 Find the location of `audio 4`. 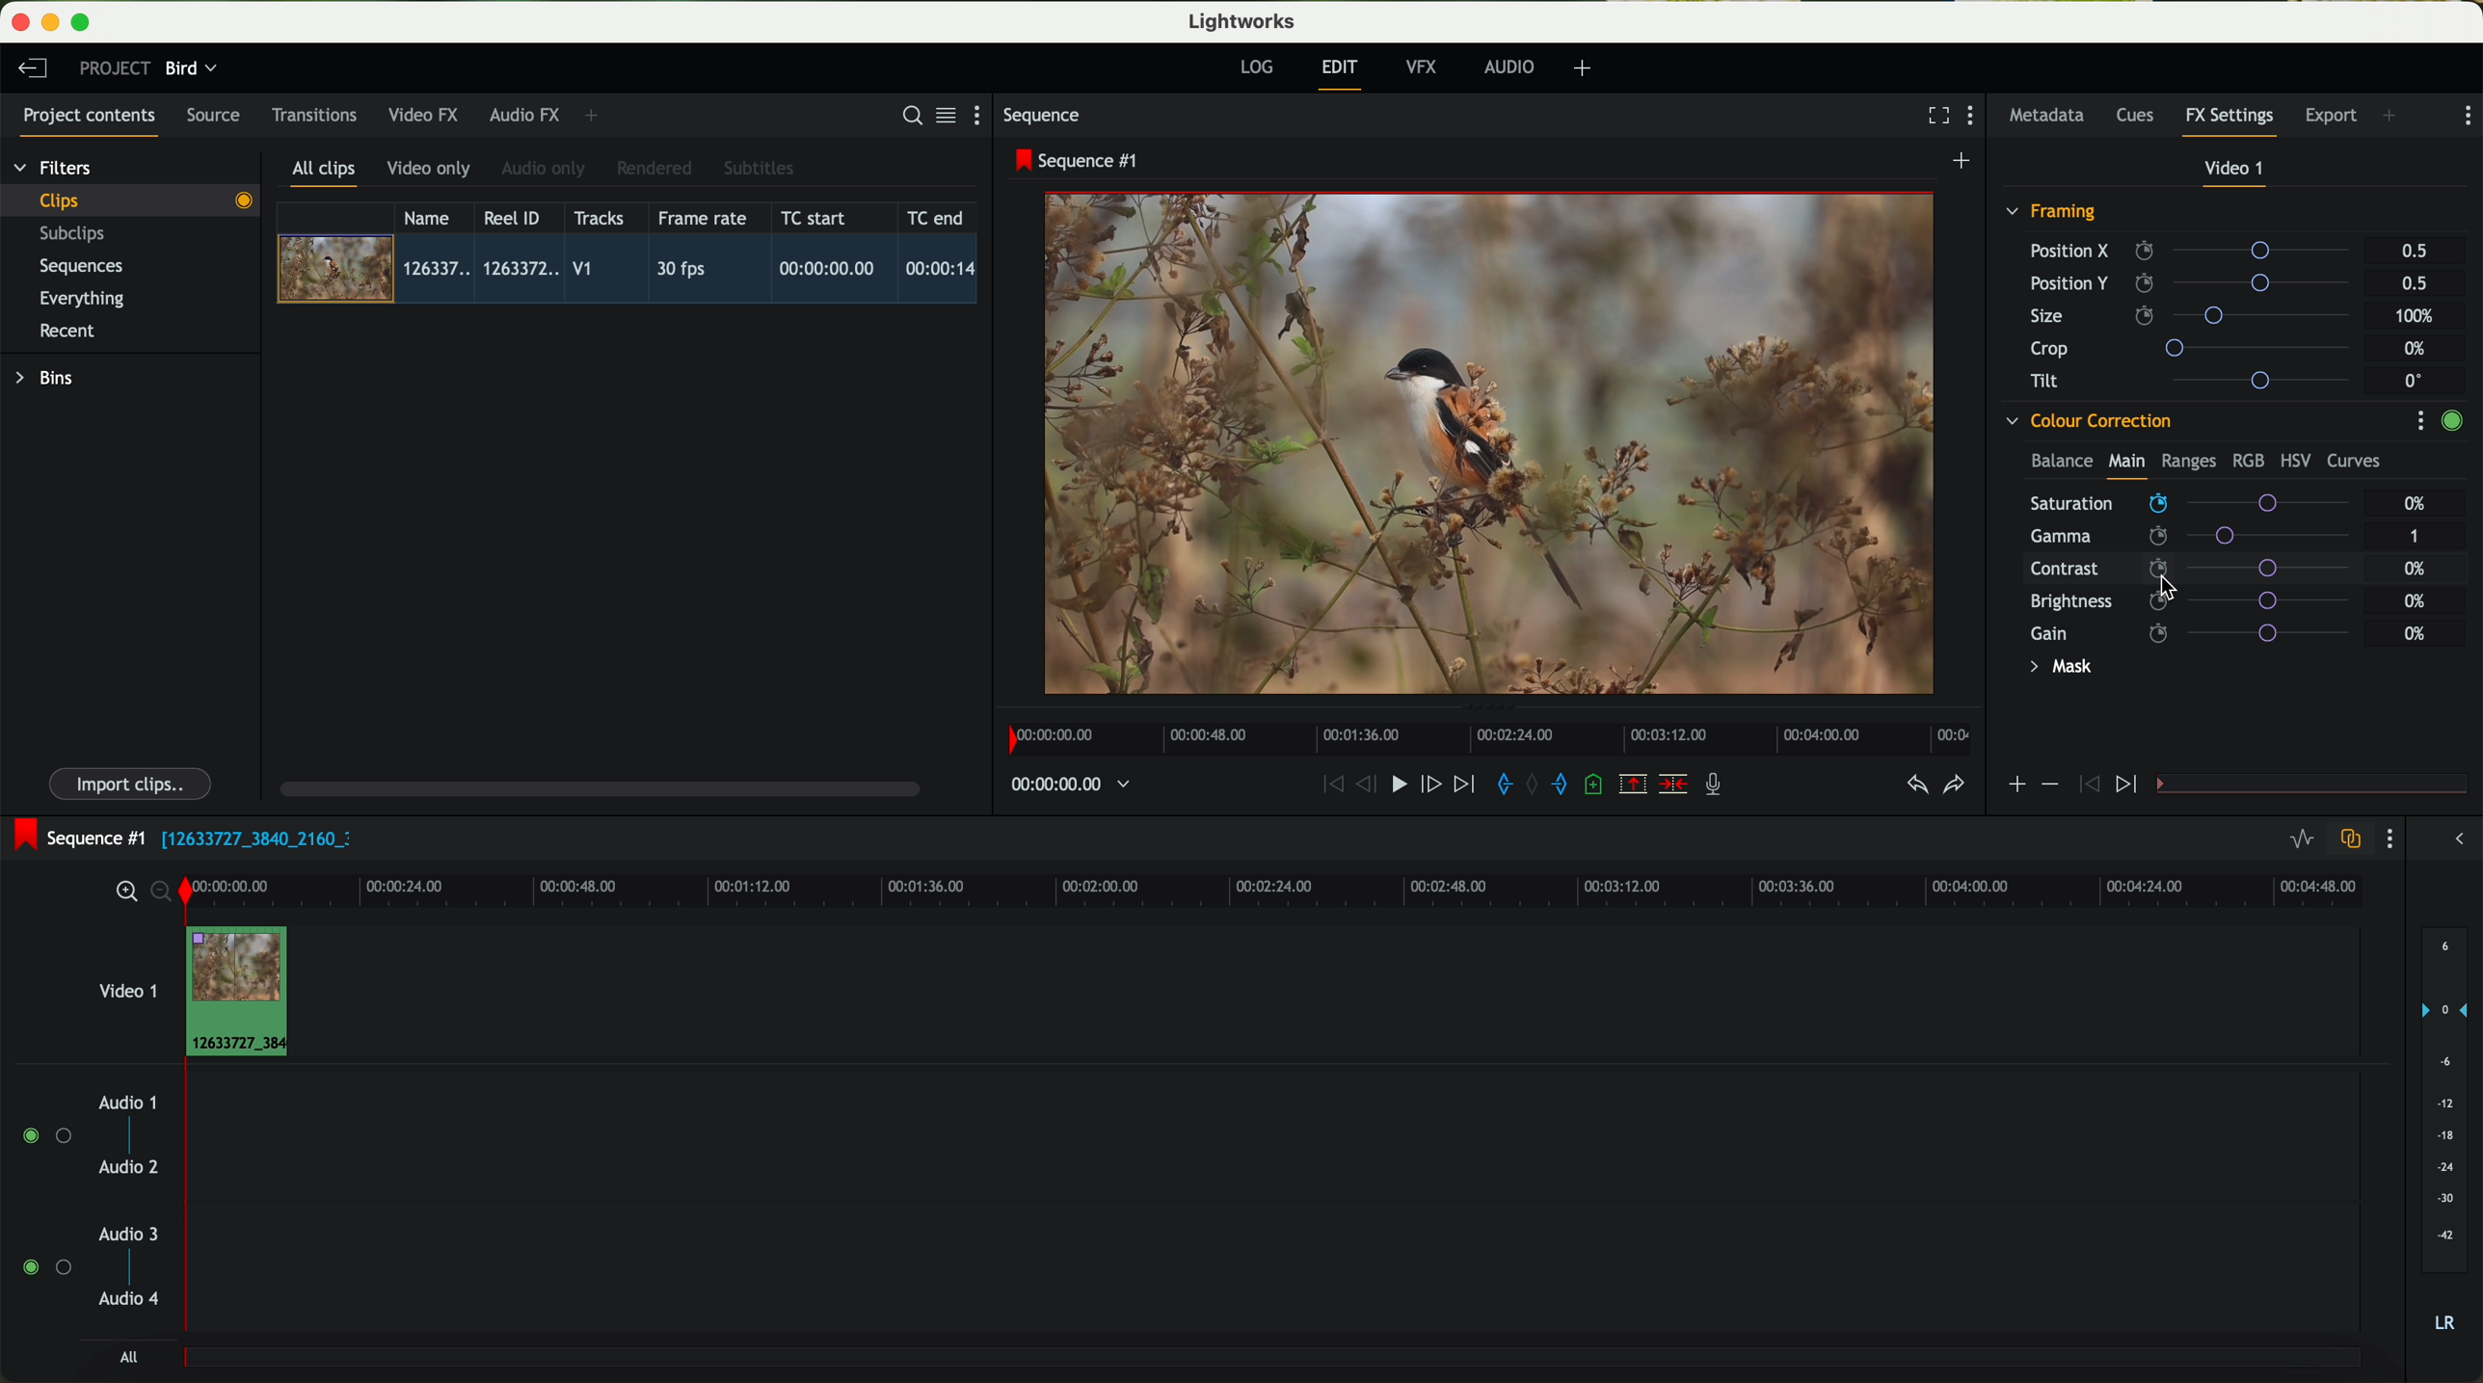

audio 4 is located at coordinates (130, 1299).